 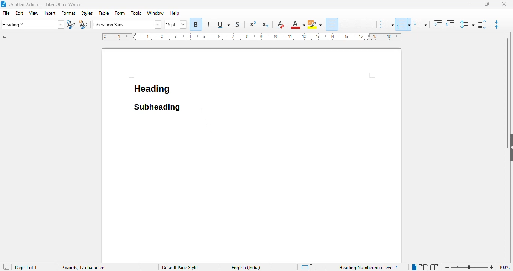 I want to click on help, so click(x=175, y=13).